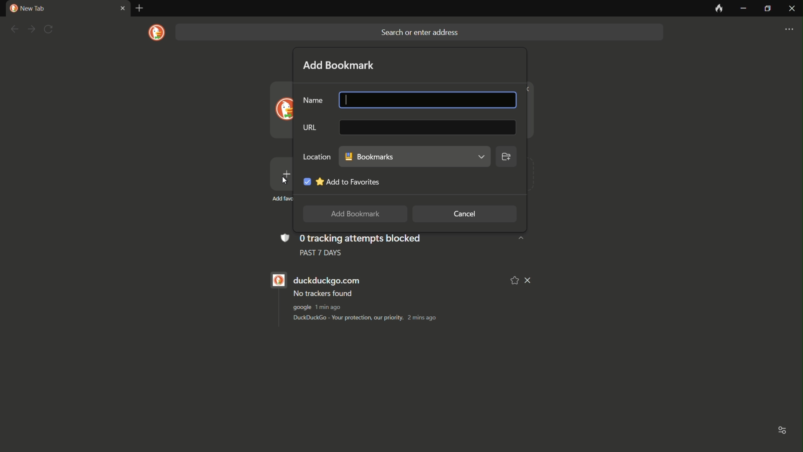 Image resolution: width=803 pixels, height=452 pixels. Describe the element at coordinates (418, 32) in the screenshot. I see `search bar` at that location.